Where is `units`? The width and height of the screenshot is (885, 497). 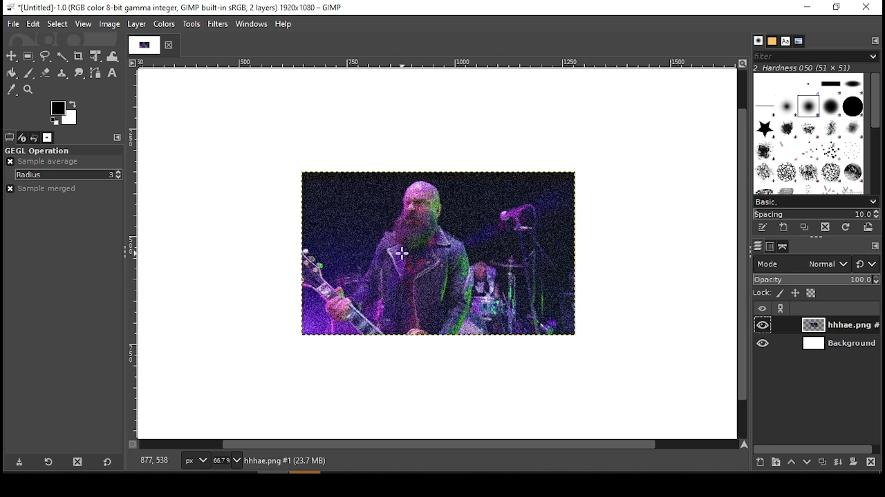
units is located at coordinates (195, 460).